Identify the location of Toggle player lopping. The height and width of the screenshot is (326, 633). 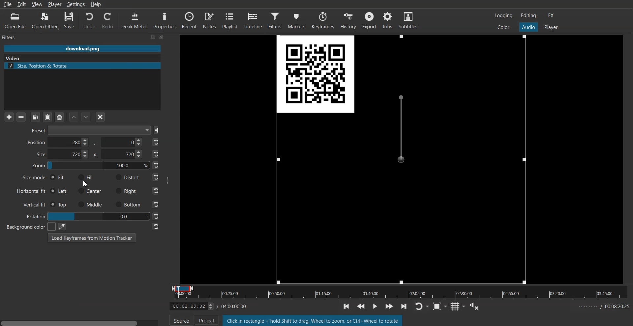
(421, 306).